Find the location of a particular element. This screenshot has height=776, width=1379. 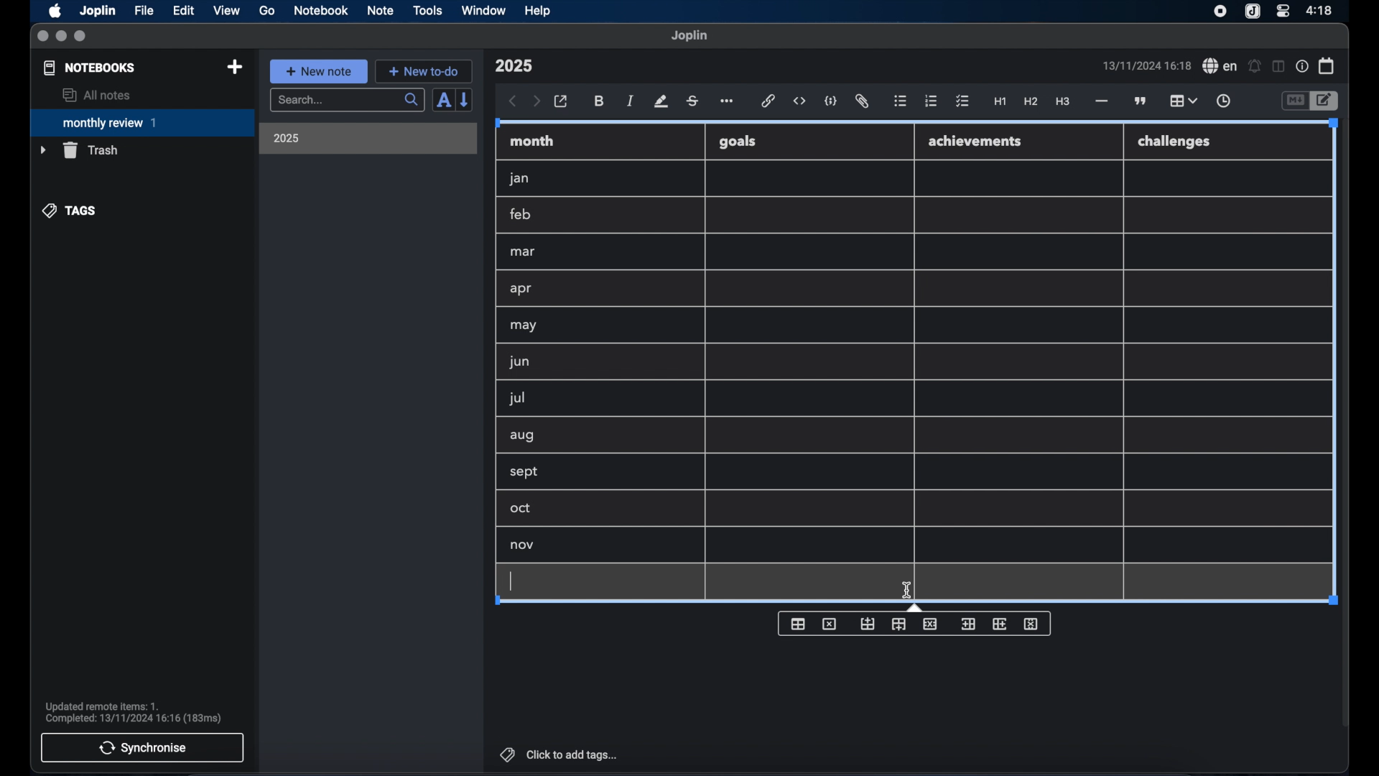

go is located at coordinates (267, 10).